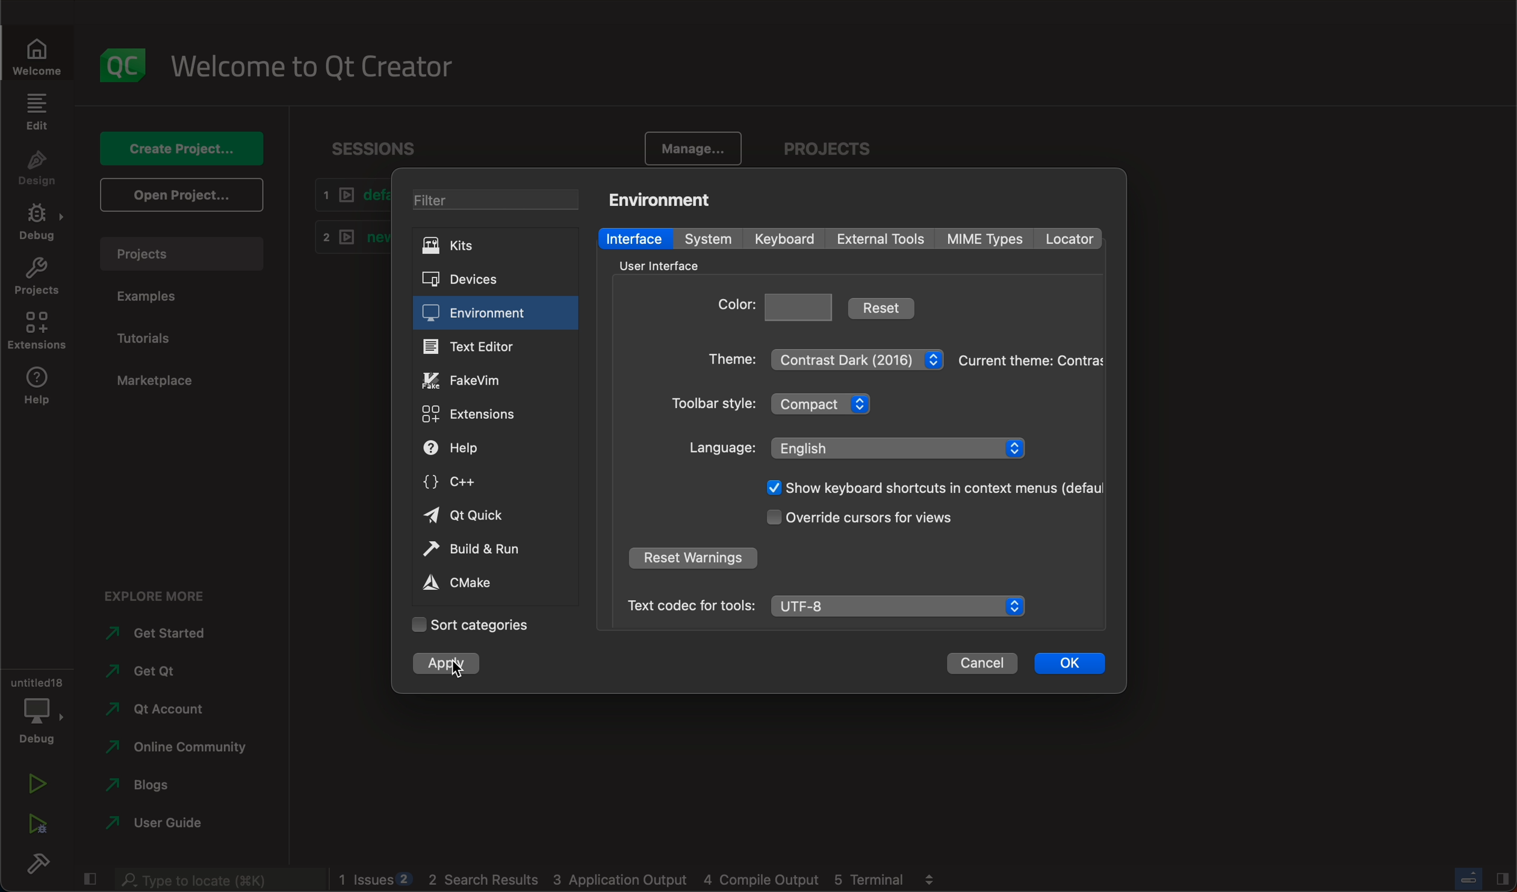 The width and height of the screenshot is (1517, 892). What do you see at coordinates (982, 666) in the screenshot?
I see `cancel` at bounding box center [982, 666].